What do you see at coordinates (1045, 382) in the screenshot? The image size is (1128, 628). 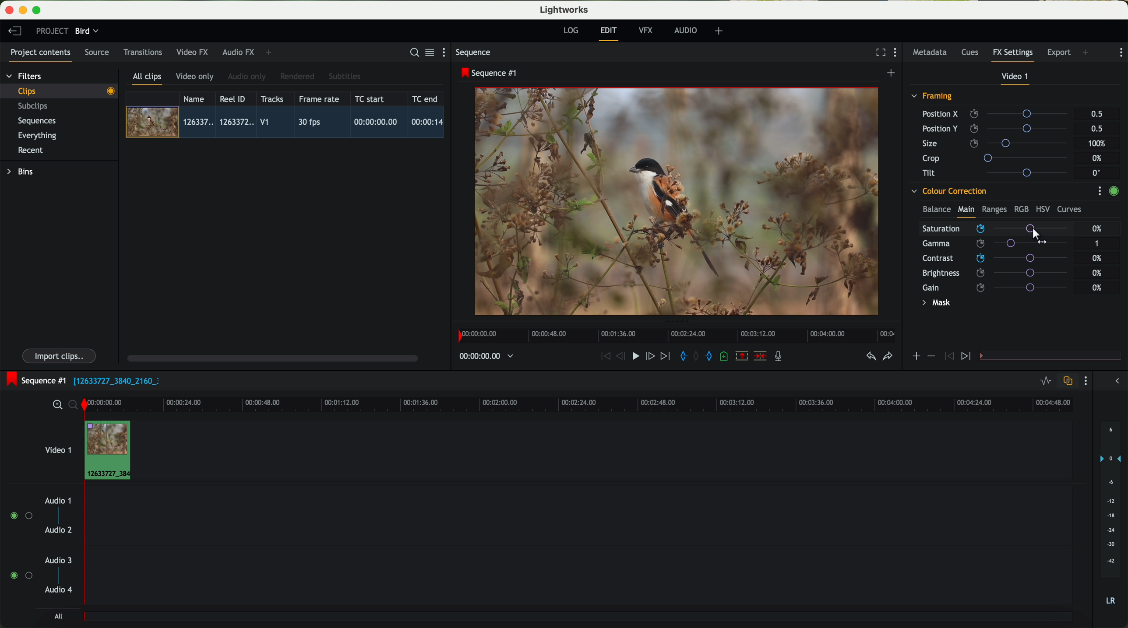 I see `toggle audio levels editing` at bounding box center [1045, 382].